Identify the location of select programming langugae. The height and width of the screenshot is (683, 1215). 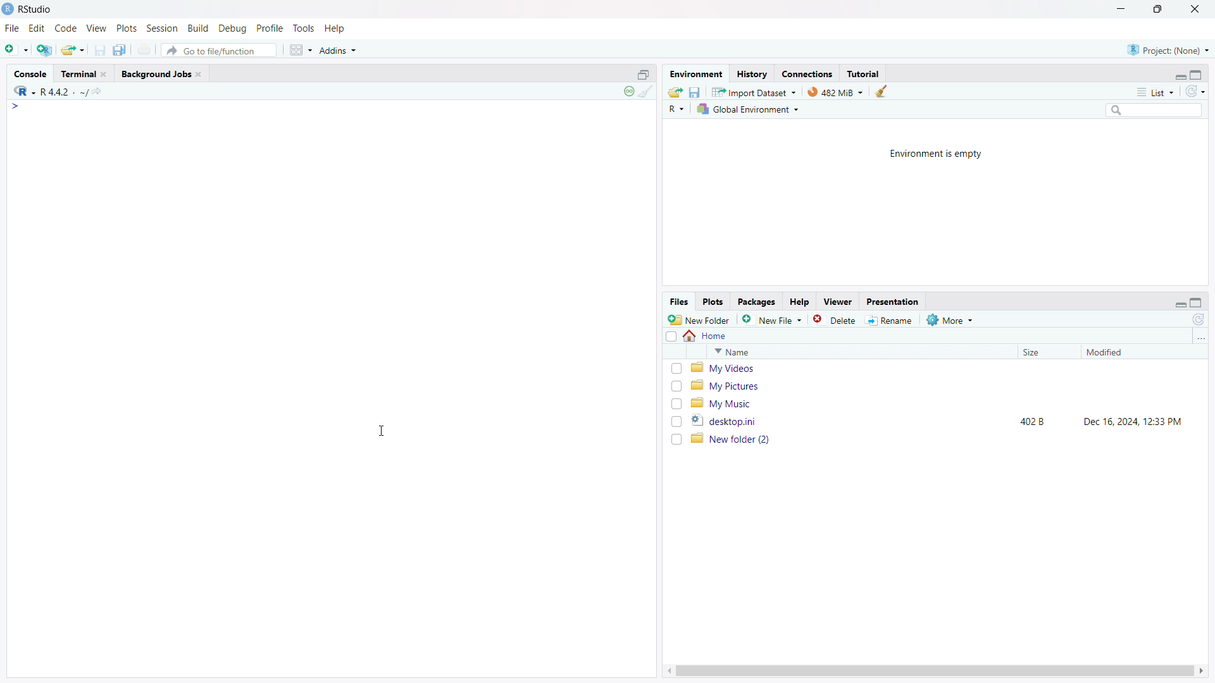
(676, 109).